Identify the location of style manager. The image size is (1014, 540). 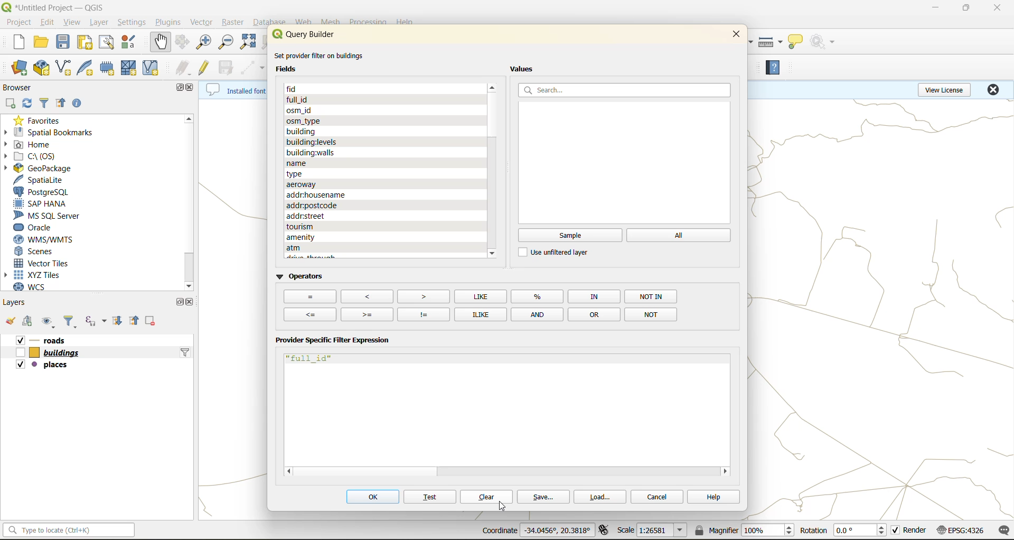
(130, 44).